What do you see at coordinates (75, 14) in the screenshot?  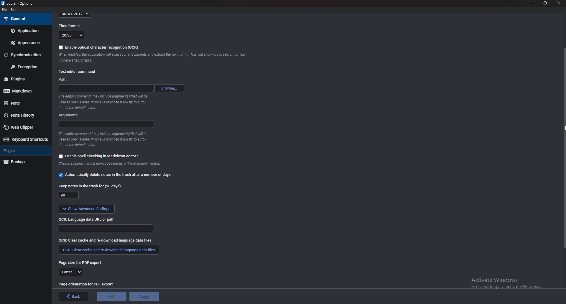 I see `30/01/2017` at bounding box center [75, 14].